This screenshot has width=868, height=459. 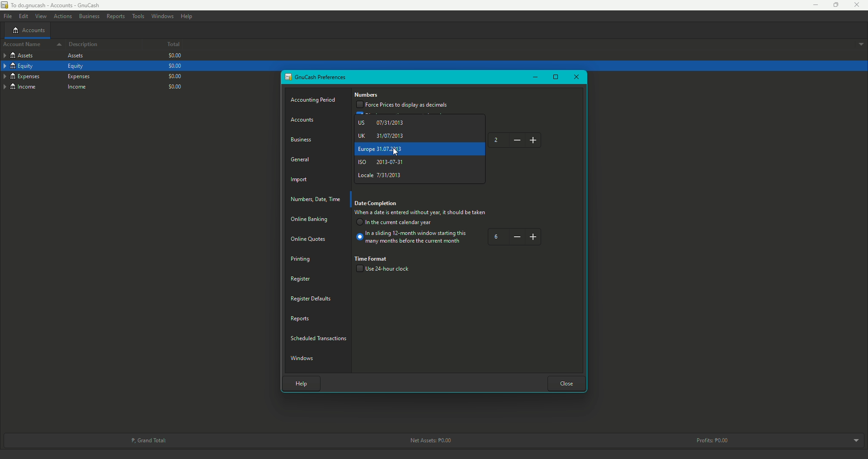 I want to click on Account name, so click(x=30, y=45).